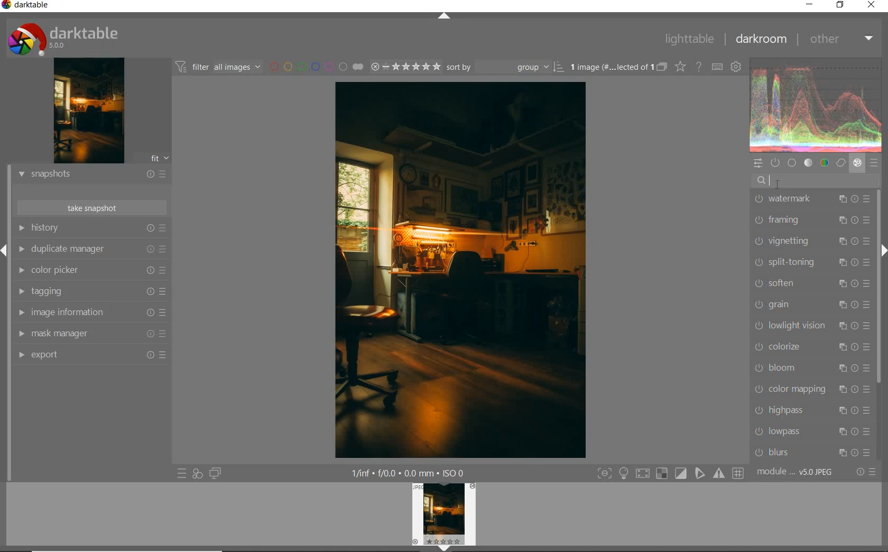 Image resolution: width=888 pixels, height=552 pixels. I want to click on selected image, so click(462, 270).